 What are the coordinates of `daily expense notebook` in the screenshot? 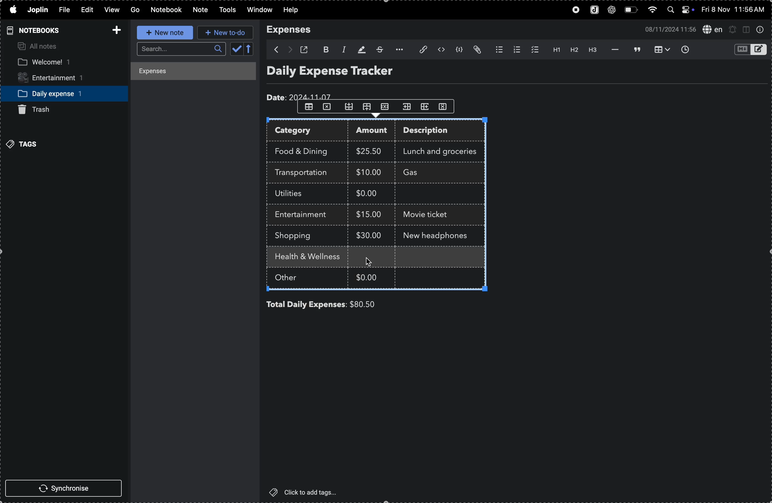 It's located at (59, 93).